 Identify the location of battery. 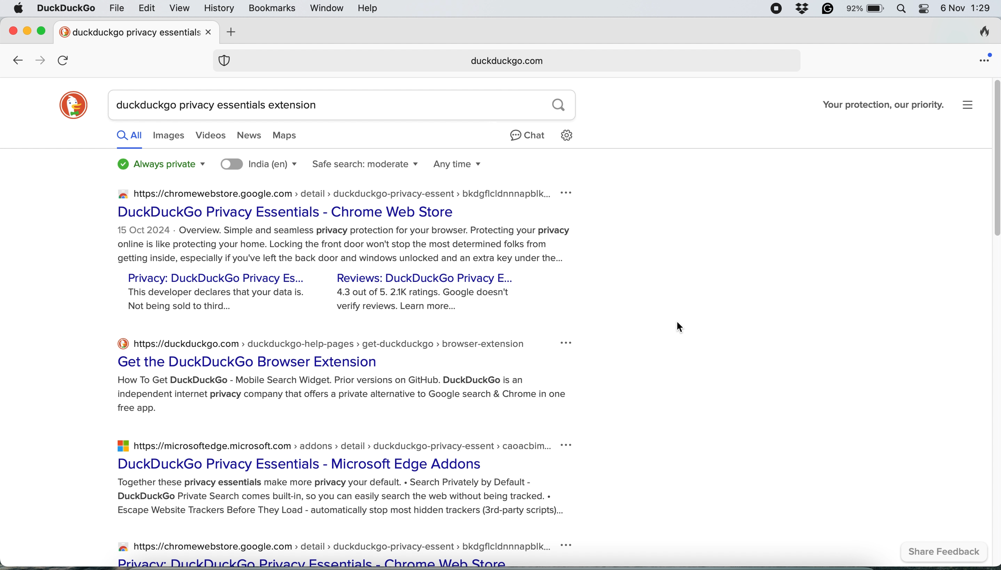
(867, 9).